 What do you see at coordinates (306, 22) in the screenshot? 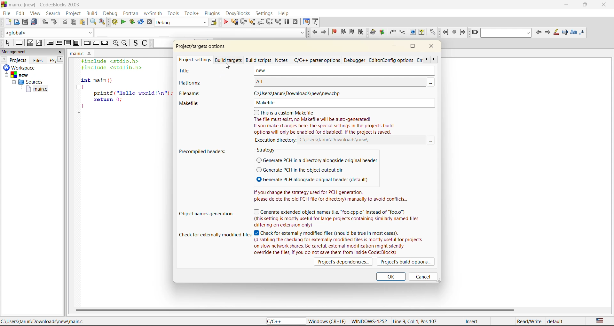
I see `debugging windows` at bounding box center [306, 22].